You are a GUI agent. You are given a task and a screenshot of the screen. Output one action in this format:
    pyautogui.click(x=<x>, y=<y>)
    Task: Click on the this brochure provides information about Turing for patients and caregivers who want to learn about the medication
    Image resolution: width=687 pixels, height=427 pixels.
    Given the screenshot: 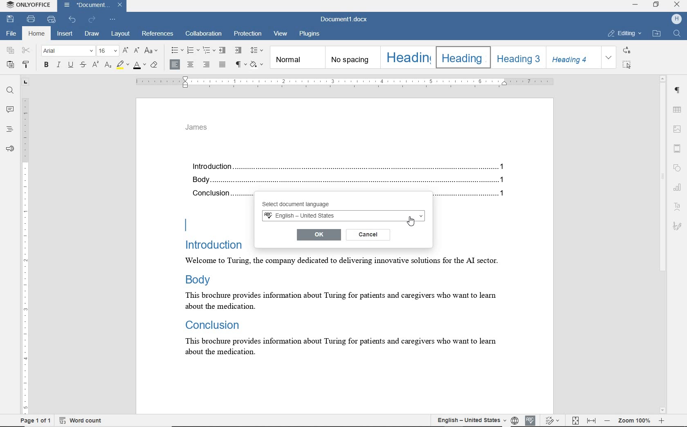 What is the action you would take?
    pyautogui.click(x=336, y=301)
    